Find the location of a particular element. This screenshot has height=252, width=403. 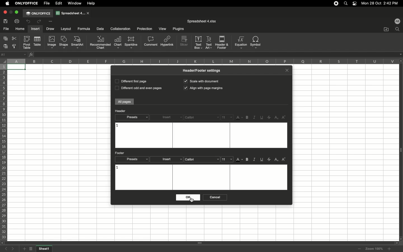

Selecting OK is located at coordinates (187, 197).